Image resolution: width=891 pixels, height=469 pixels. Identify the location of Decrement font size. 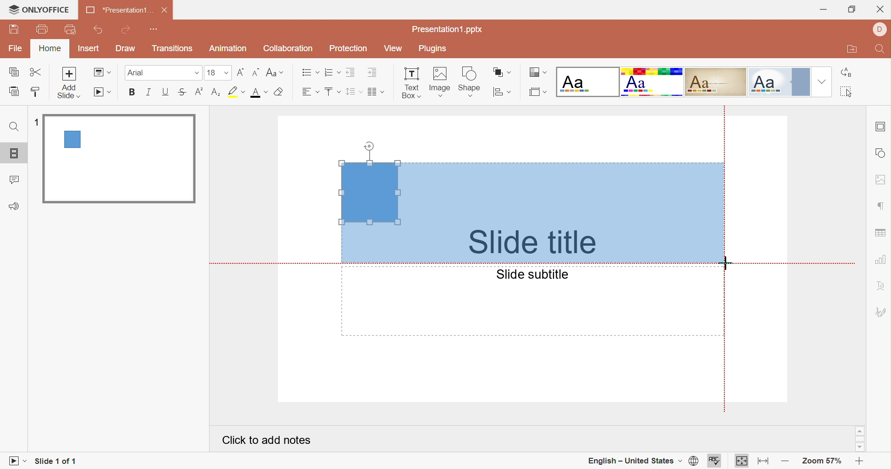
(255, 73).